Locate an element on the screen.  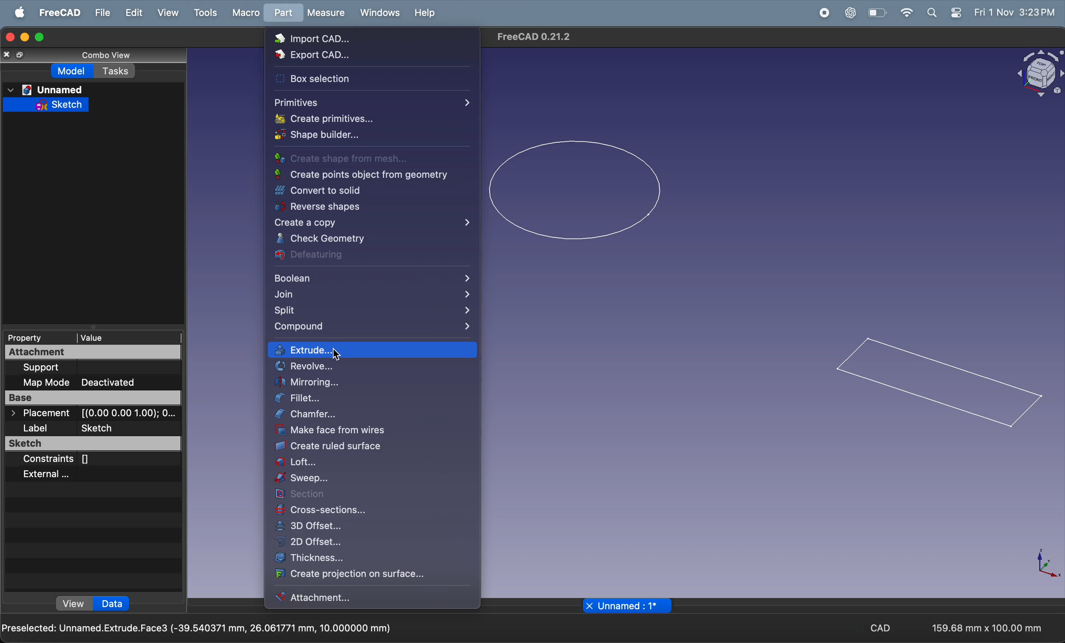
maximize is located at coordinates (39, 37).